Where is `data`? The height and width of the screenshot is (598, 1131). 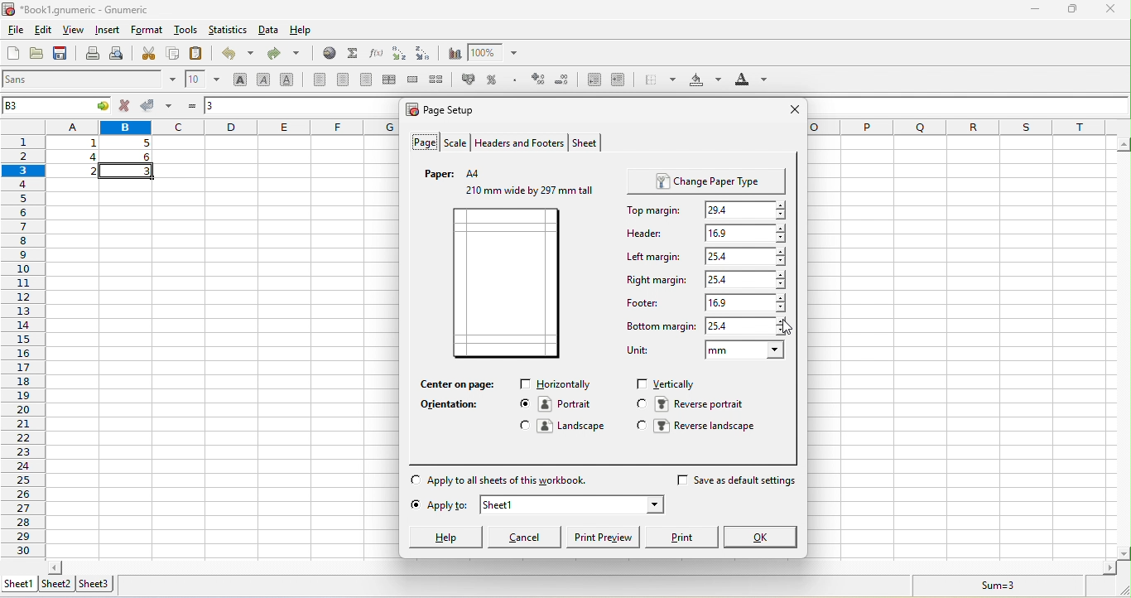
data is located at coordinates (271, 31).